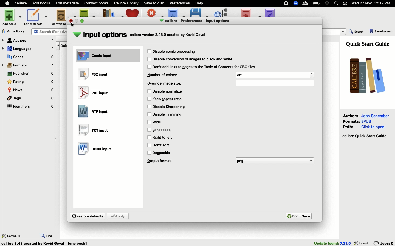  What do you see at coordinates (373, 4) in the screenshot?
I see `Date` at bounding box center [373, 4].